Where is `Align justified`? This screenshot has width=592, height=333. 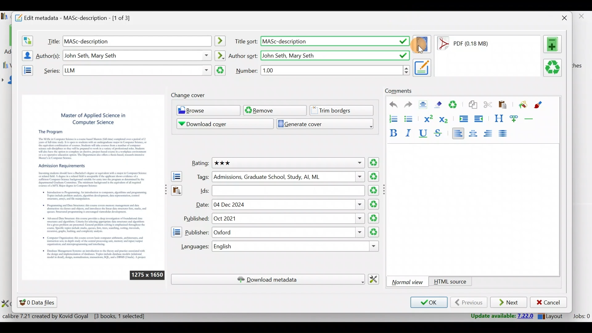 Align justified is located at coordinates (505, 134).